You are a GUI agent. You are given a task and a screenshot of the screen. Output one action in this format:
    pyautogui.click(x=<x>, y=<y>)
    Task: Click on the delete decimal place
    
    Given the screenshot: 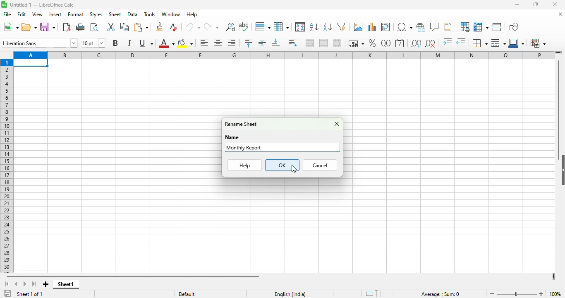 What is the action you would take?
    pyautogui.click(x=431, y=43)
    